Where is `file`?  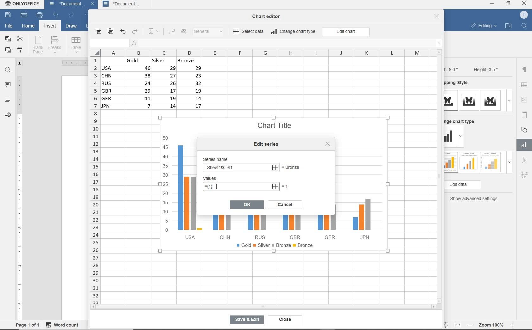
file is located at coordinates (8, 25).